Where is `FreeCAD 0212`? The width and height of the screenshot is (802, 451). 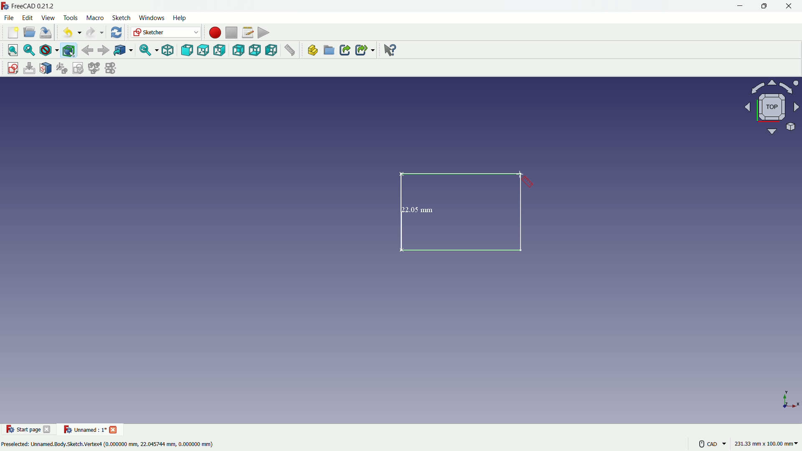 FreeCAD 0212 is located at coordinates (40, 6).